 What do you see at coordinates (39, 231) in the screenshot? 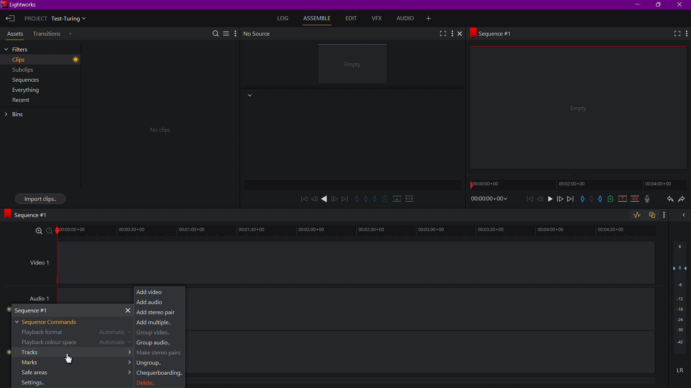
I see `Zoom In` at bounding box center [39, 231].